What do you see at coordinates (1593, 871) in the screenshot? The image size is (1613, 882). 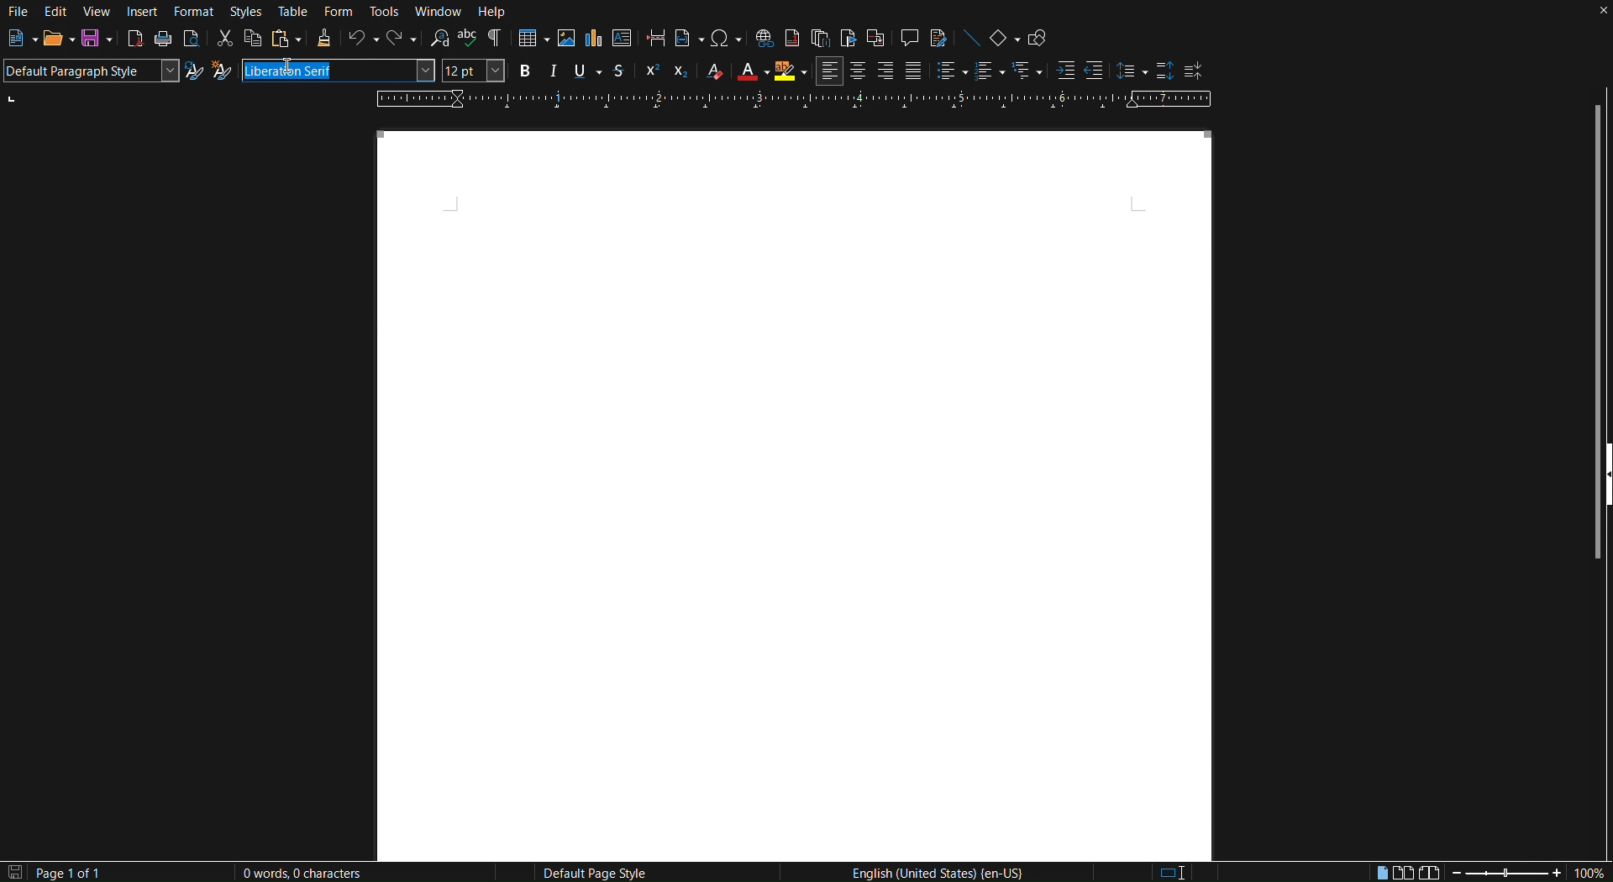 I see `Zoom factor` at bounding box center [1593, 871].